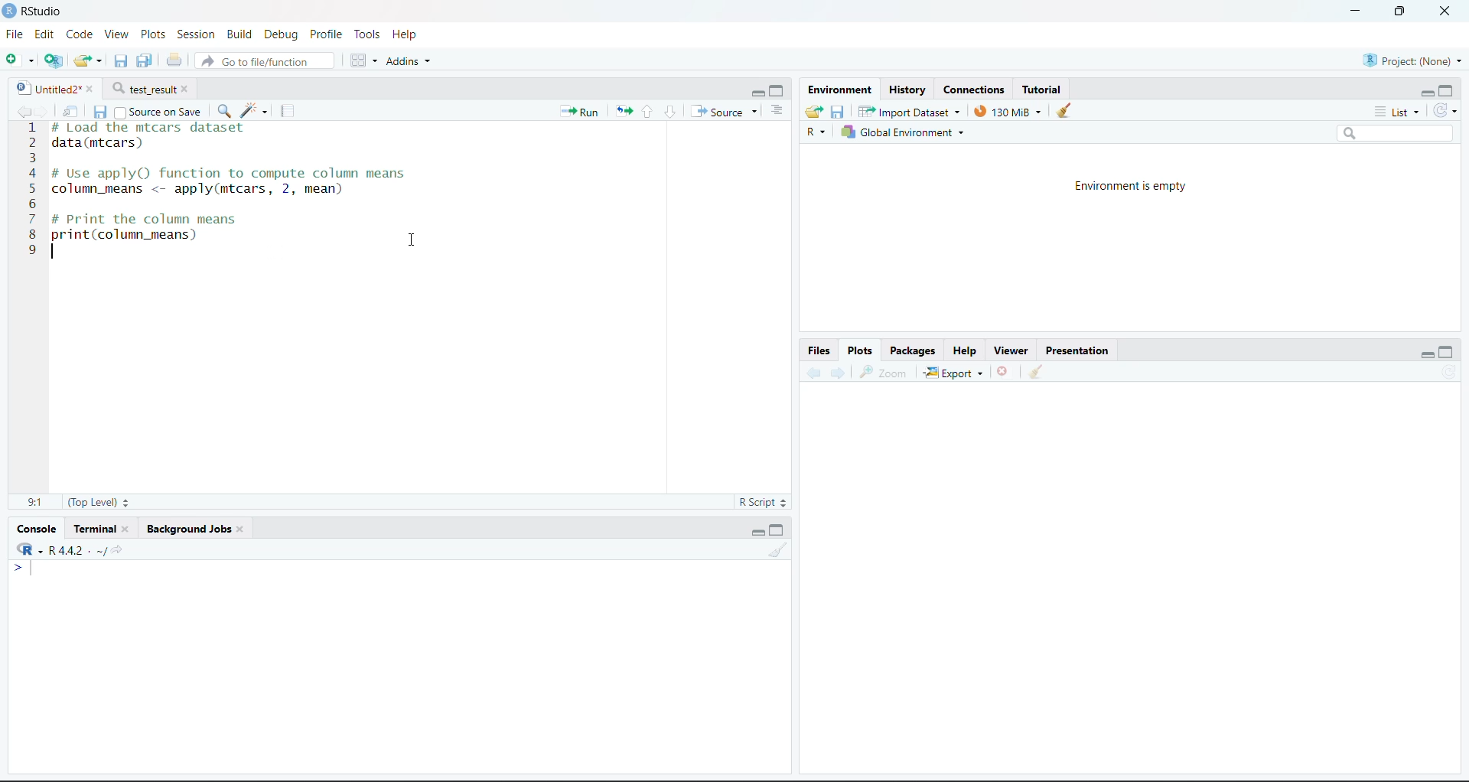 The image size is (1469, 782). I want to click on Minimize, so click(1424, 351).